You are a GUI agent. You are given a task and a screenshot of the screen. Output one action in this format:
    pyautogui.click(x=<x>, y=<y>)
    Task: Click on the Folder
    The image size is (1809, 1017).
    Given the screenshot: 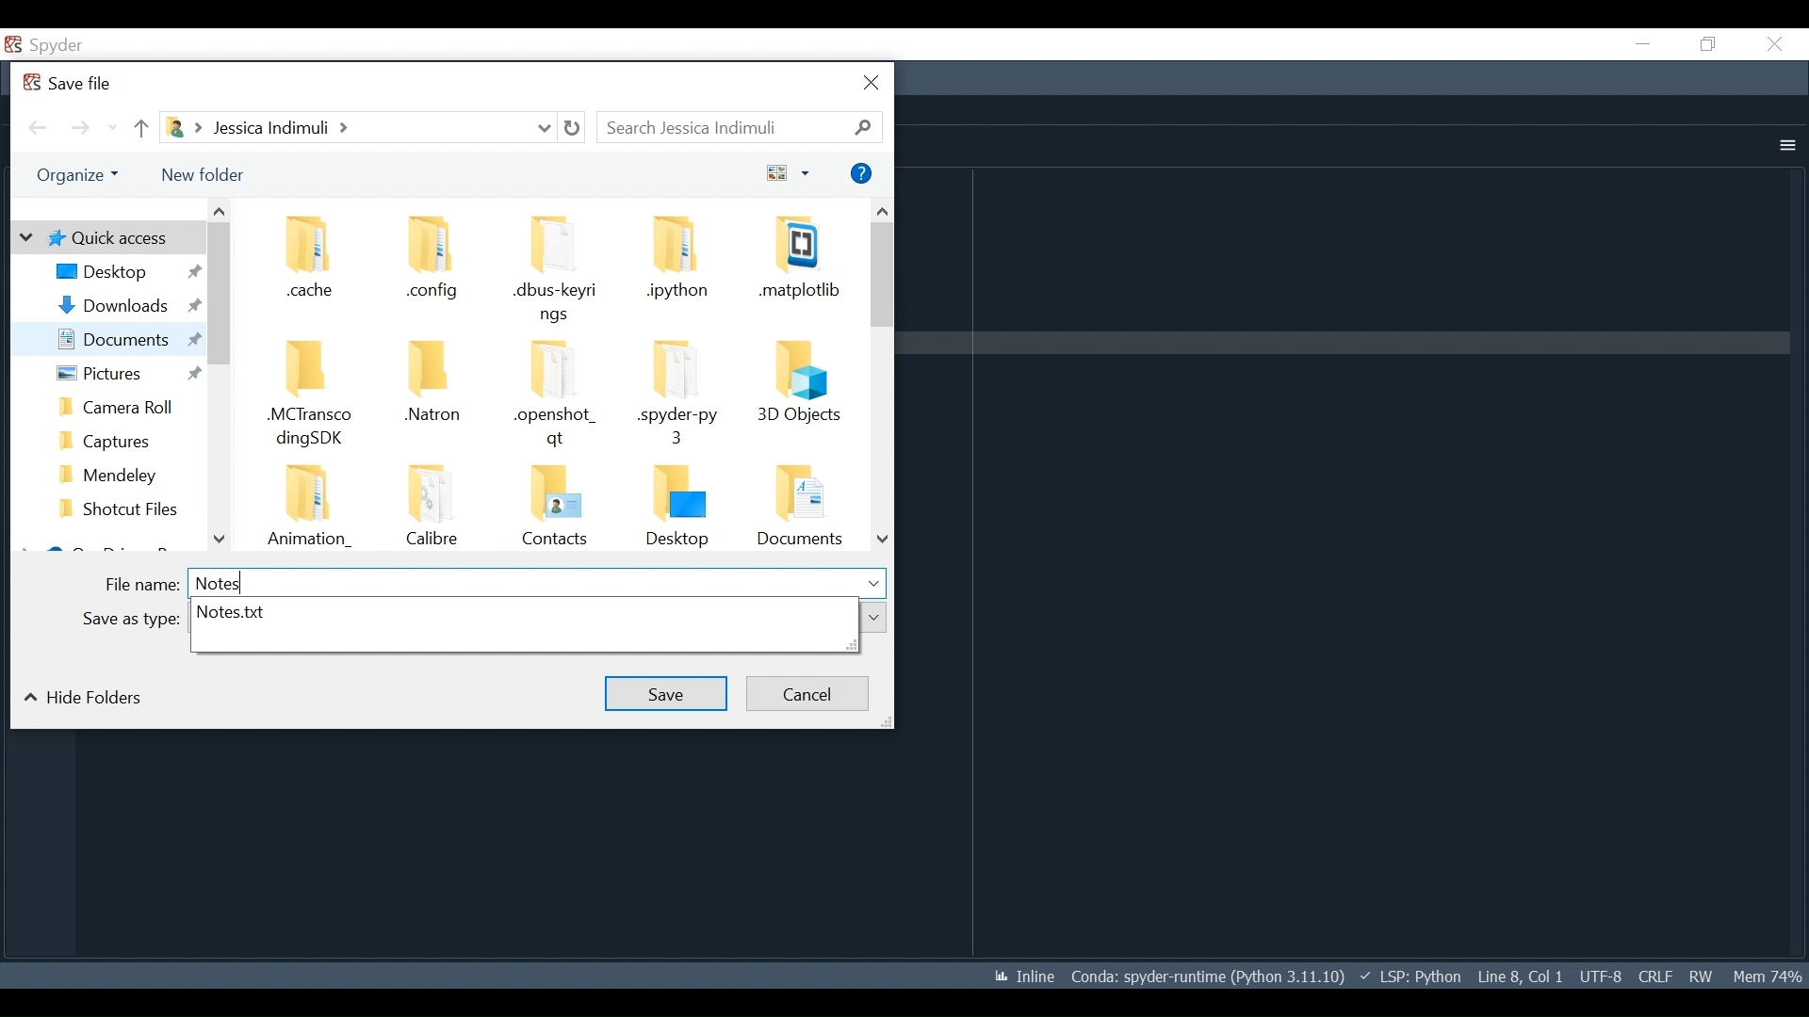 What is the action you would take?
    pyautogui.click(x=798, y=266)
    